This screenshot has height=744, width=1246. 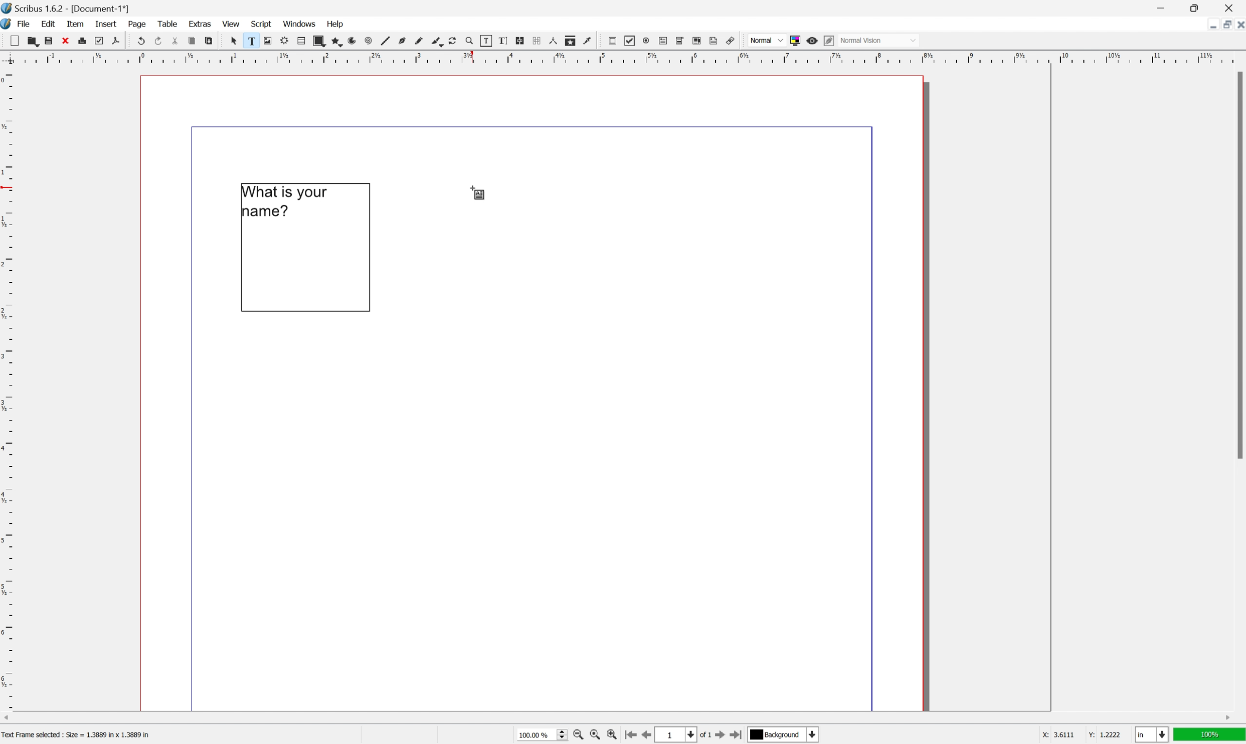 I want to click on link text frames, so click(x=519, y=40).